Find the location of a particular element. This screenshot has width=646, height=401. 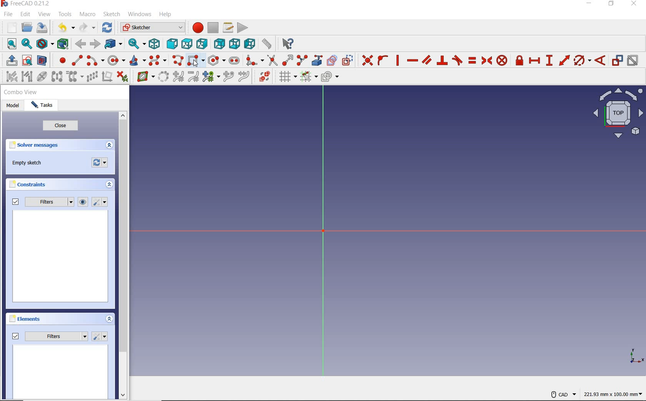

switch between workbenches is located at coordinates (152, 28).